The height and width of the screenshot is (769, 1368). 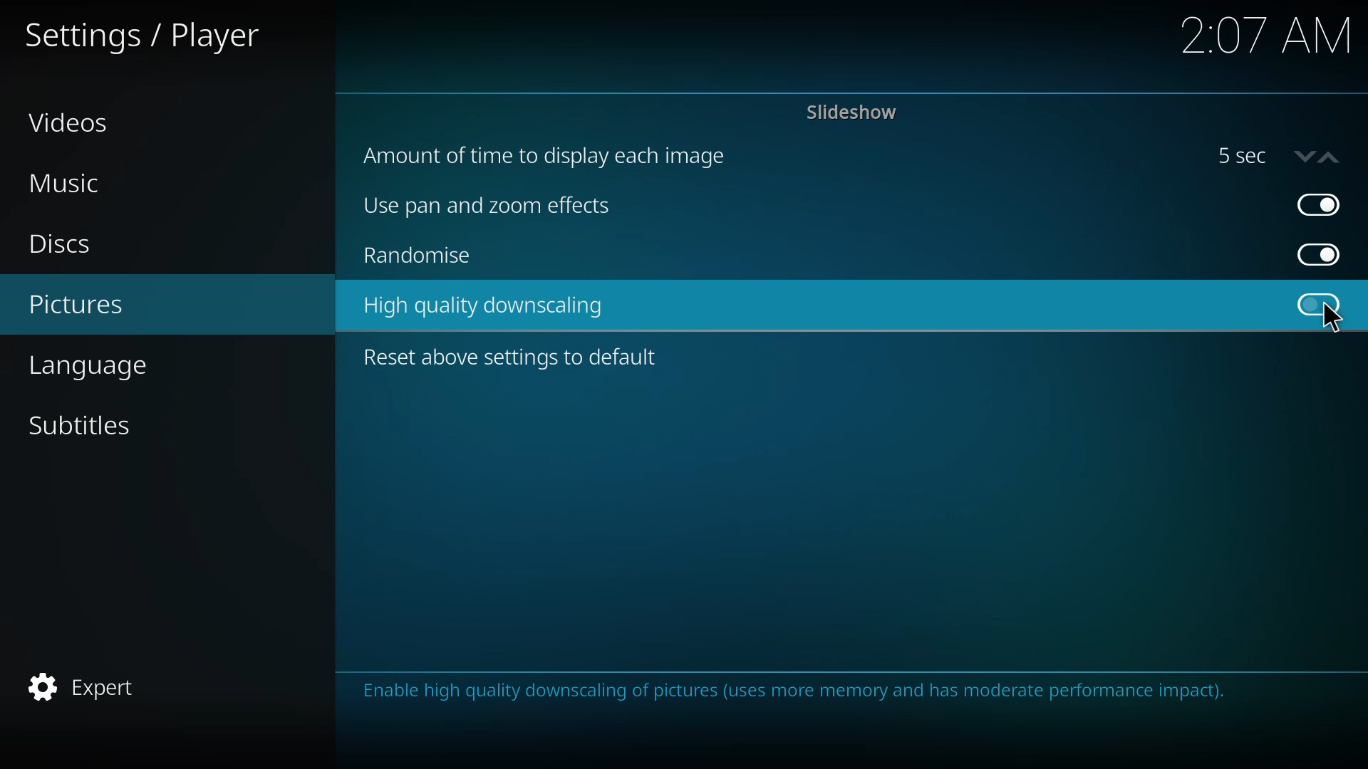 What do you see at coordinates (1277, 156) in the screenshot?
I see `5 sec` at bounding box center [1277, 156].